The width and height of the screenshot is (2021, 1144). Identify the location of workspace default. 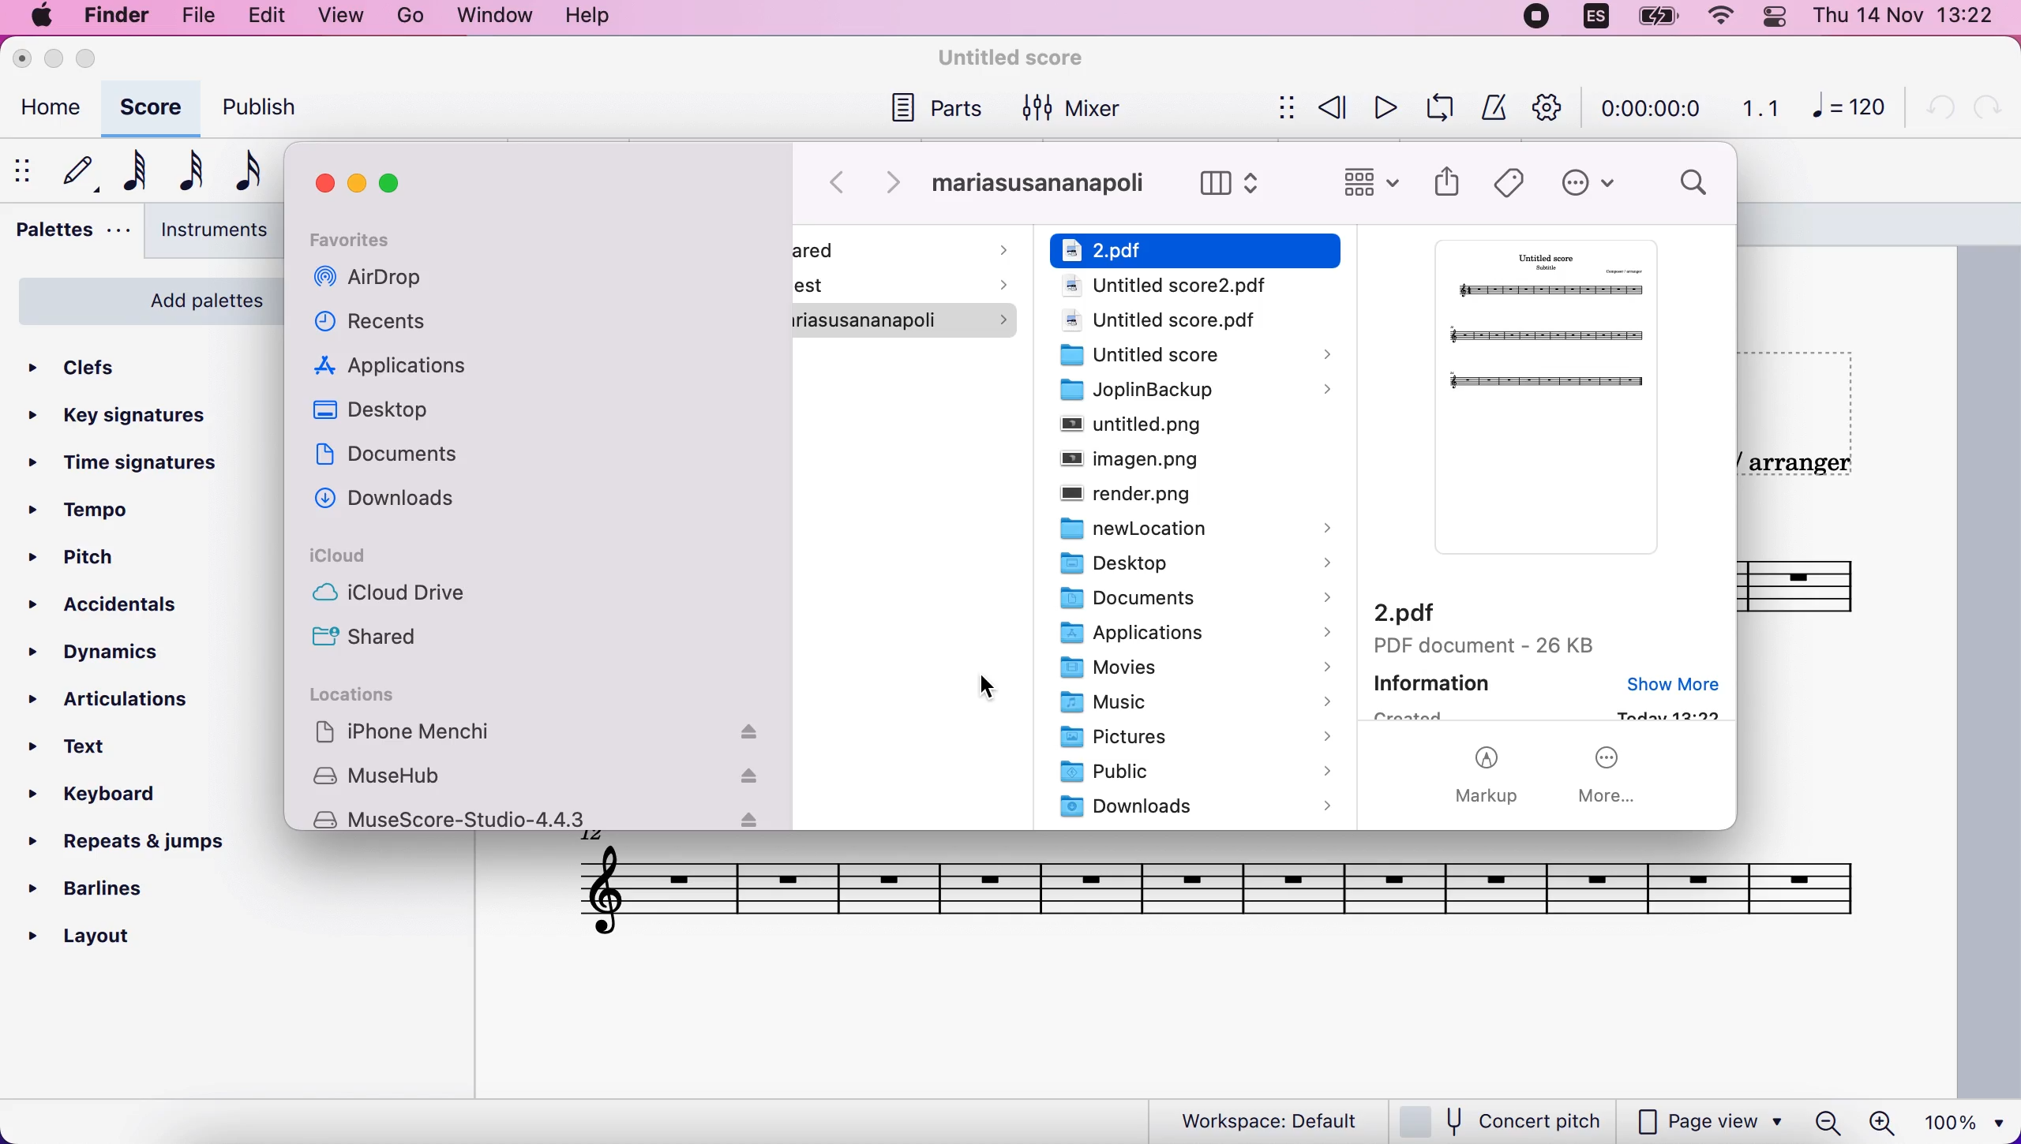
(1259, 1120).